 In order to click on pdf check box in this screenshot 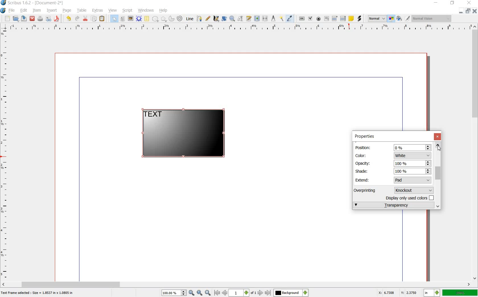, I will do `click(310, 18)`.